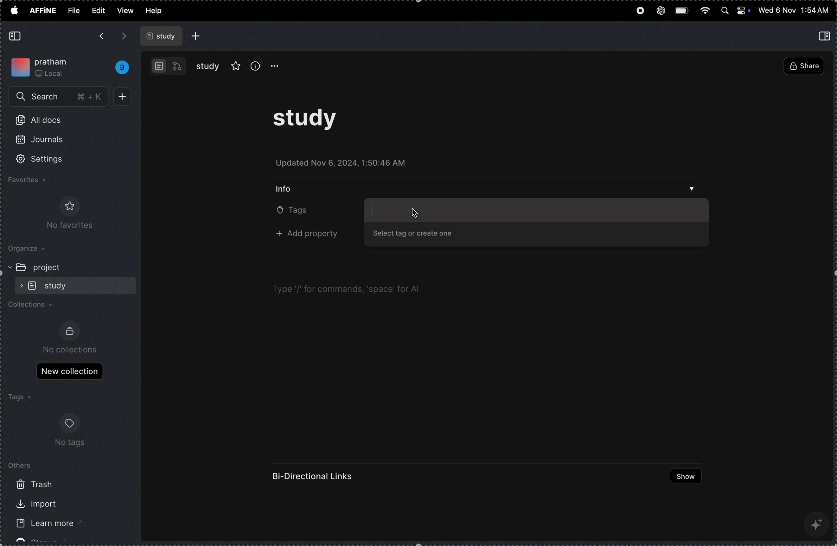 The image size is (837, 546). What do you see at coordinates (37, 181) in the screenshot?
I see `favourites` at bounding box center [37, 181].